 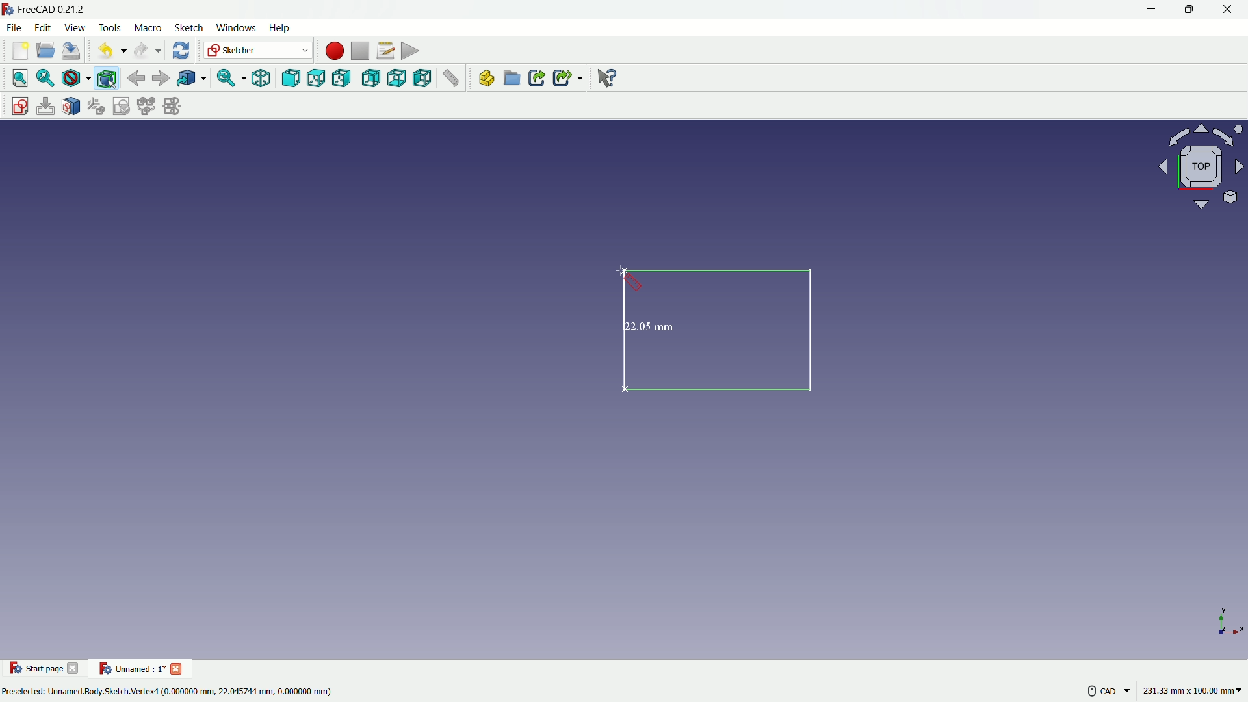 What do you see at coordinates (344, 78) in the screenshot?
I see `right view` at bounding box center [344, 78].